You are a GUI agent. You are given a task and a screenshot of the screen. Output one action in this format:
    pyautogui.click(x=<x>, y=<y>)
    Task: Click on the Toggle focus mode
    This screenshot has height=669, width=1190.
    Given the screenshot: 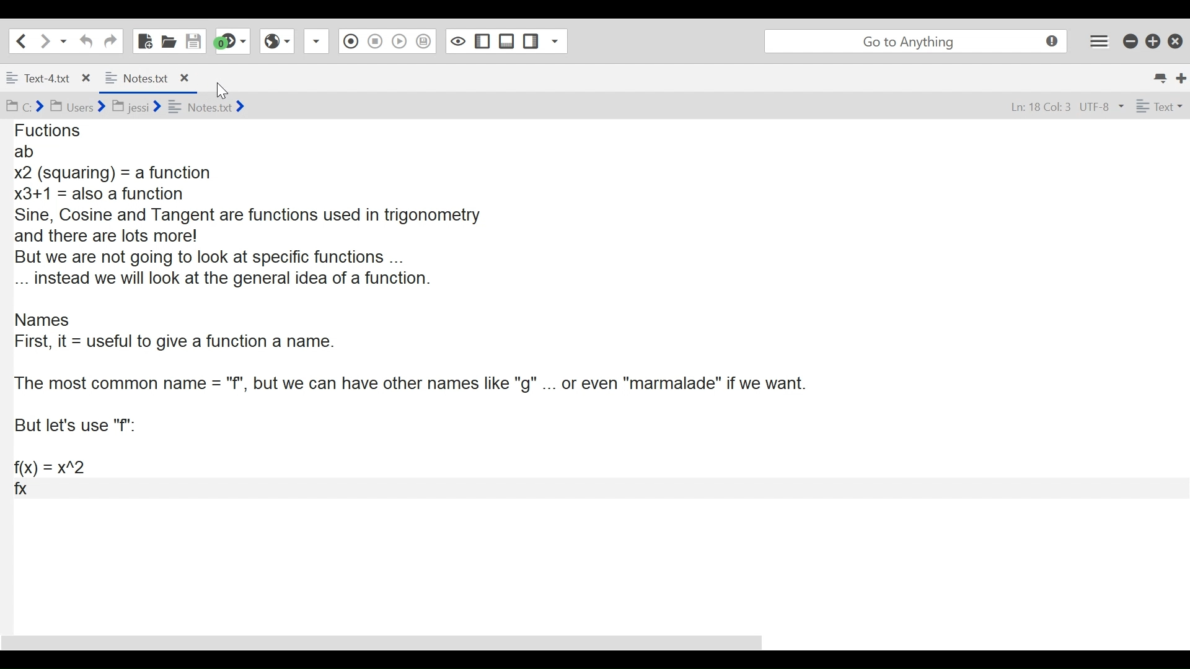 What is the action you would take?
    pyautogui.click(x=456, y=41)
    